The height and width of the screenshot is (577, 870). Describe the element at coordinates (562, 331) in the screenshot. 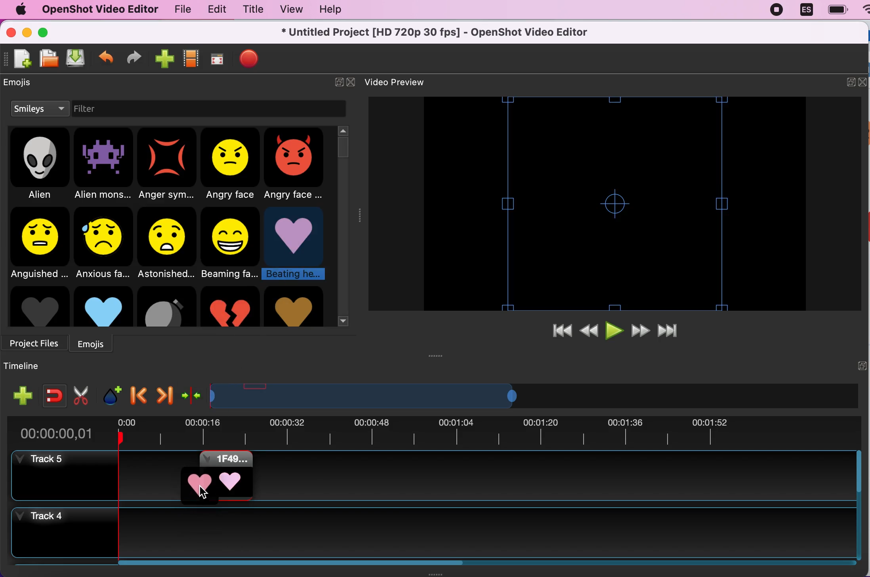

I see `jump to start` at that location.